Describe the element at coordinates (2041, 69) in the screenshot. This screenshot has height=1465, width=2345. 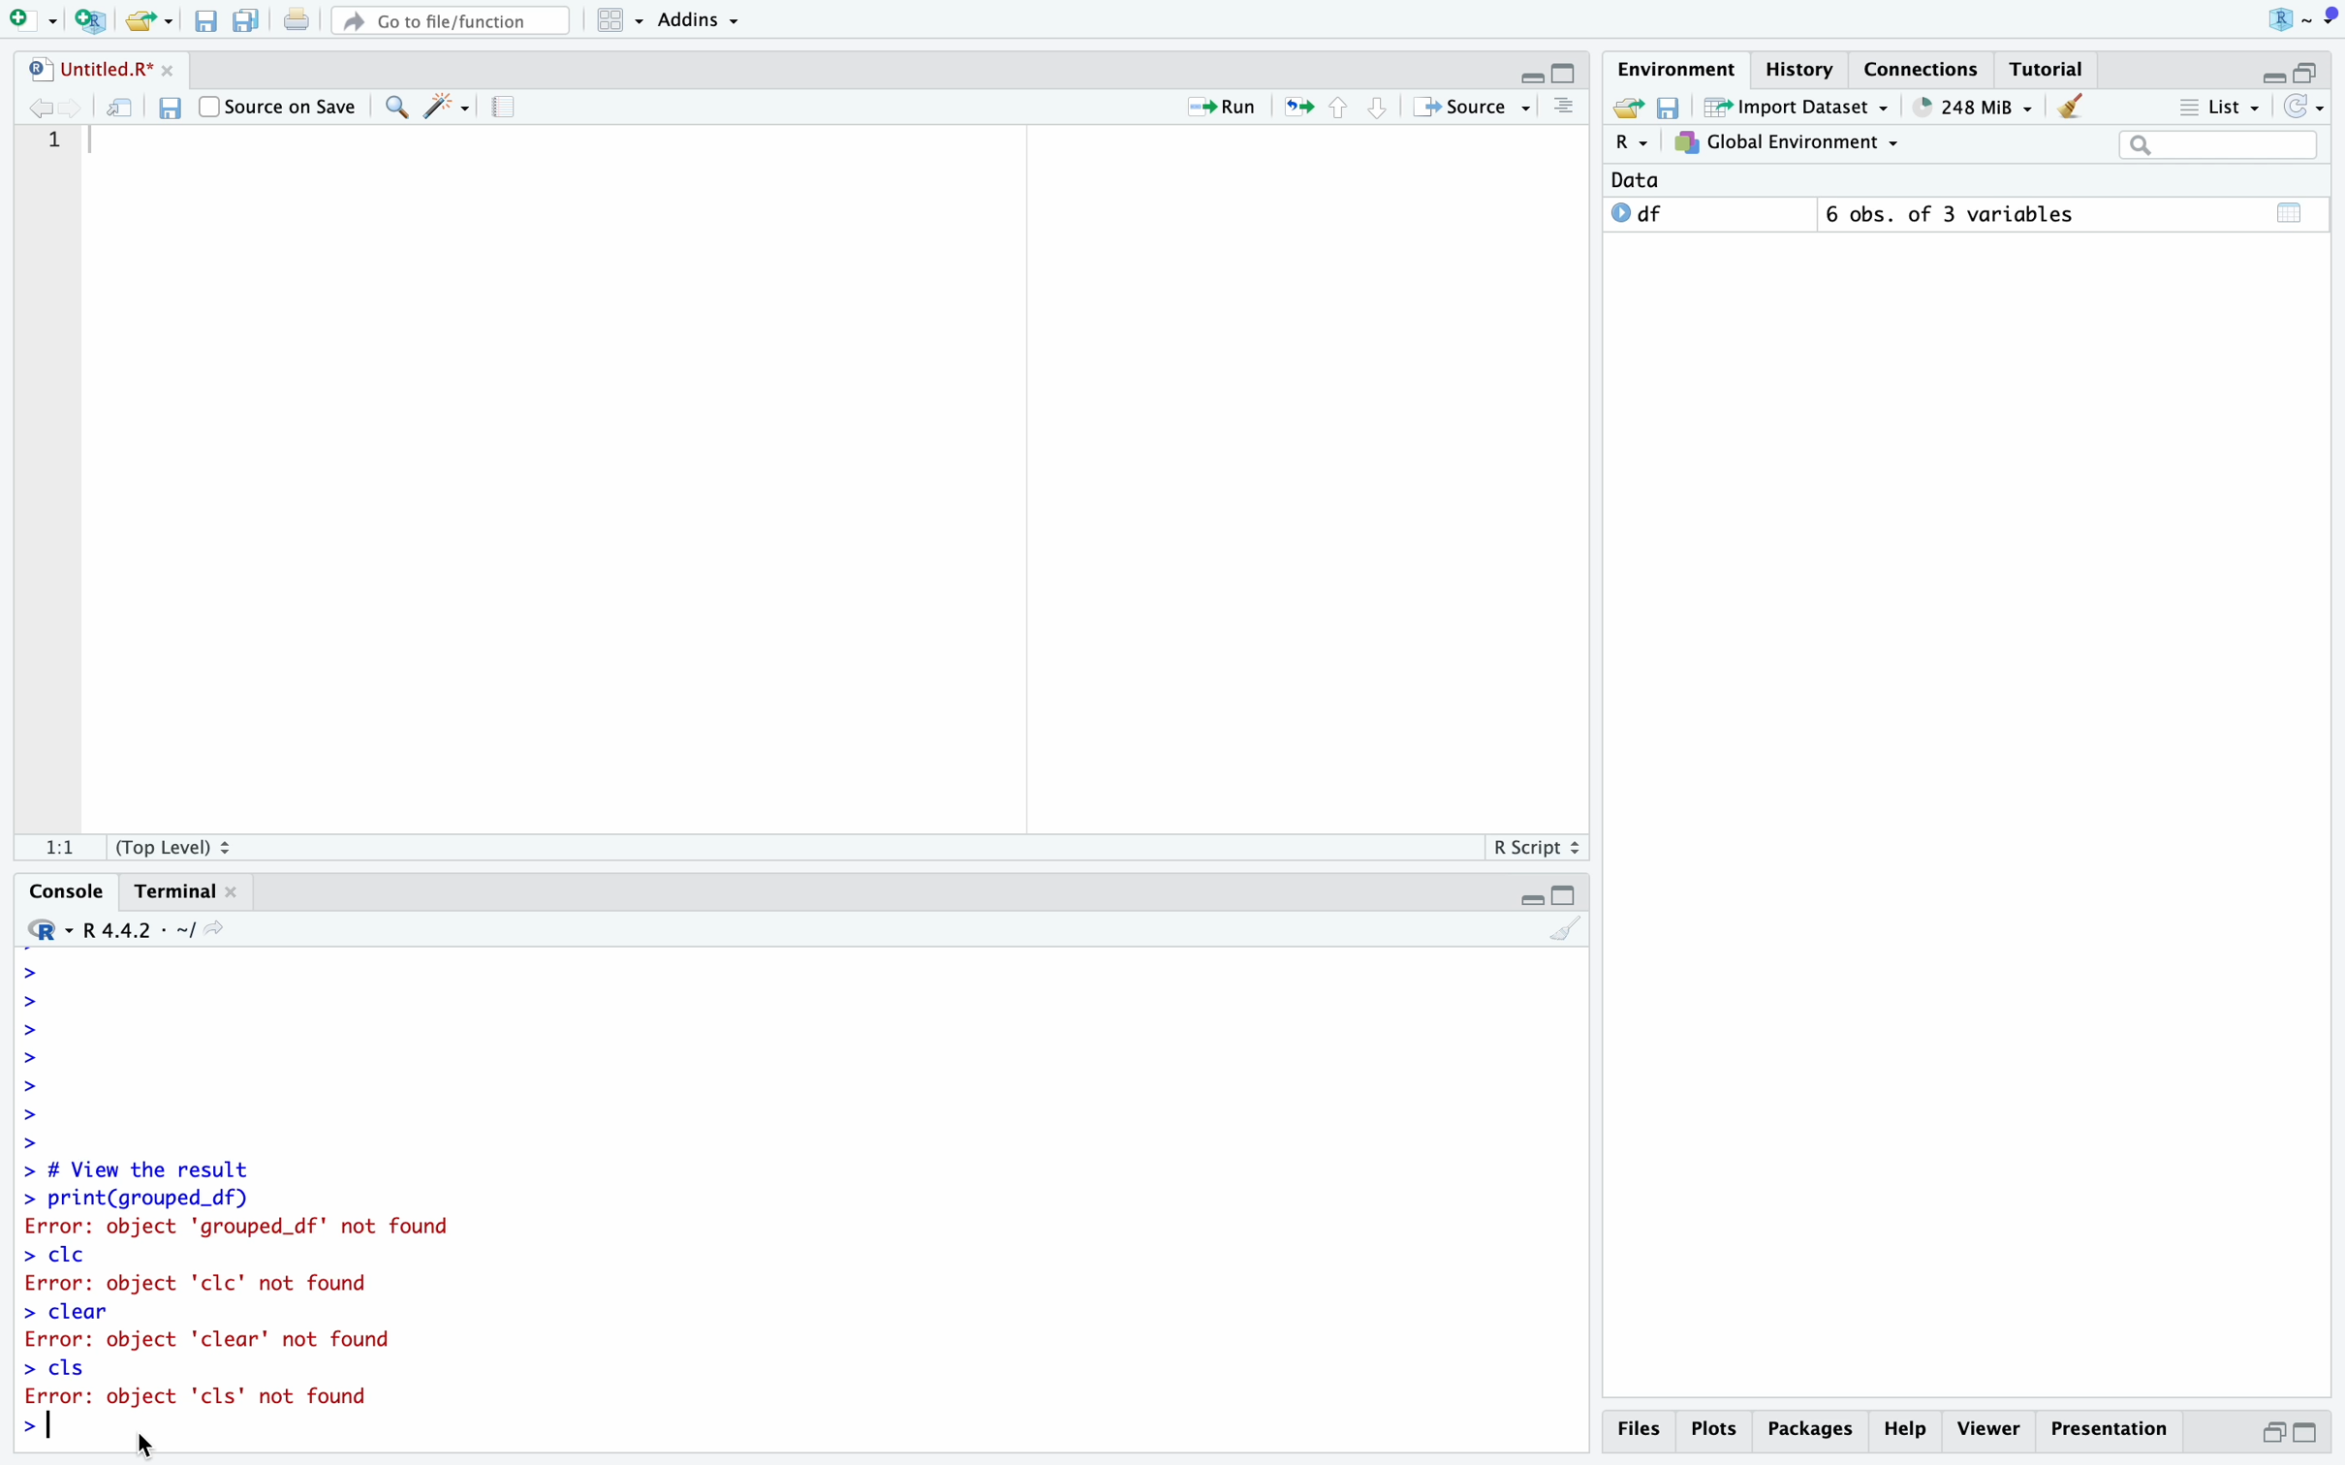
I see `Tutorial` at that location.